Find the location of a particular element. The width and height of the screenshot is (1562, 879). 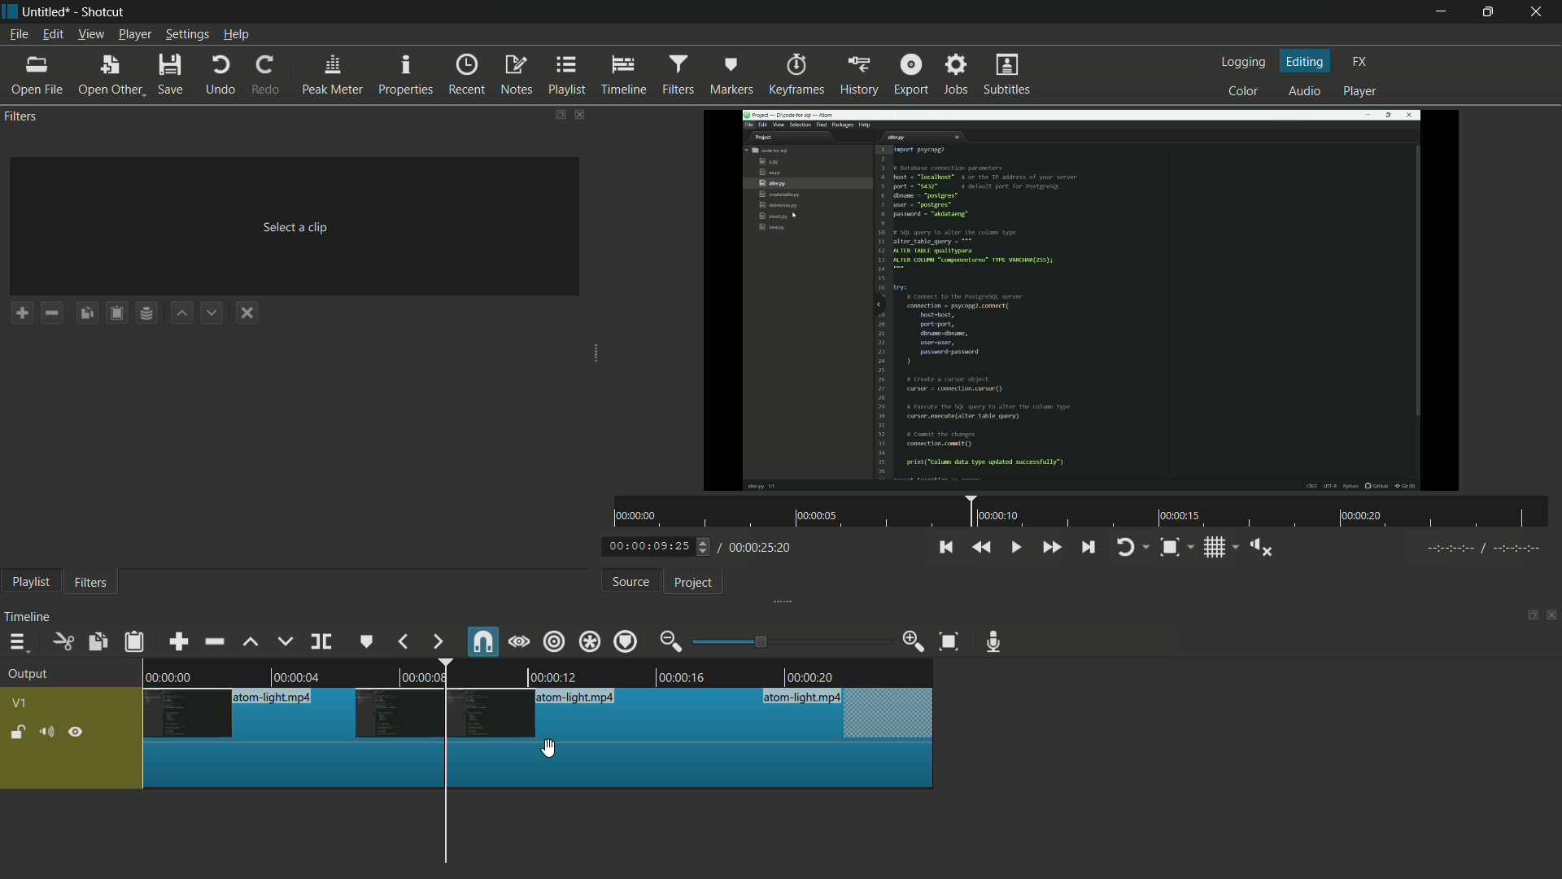

subtitles is located at coordinates (1010, 76).